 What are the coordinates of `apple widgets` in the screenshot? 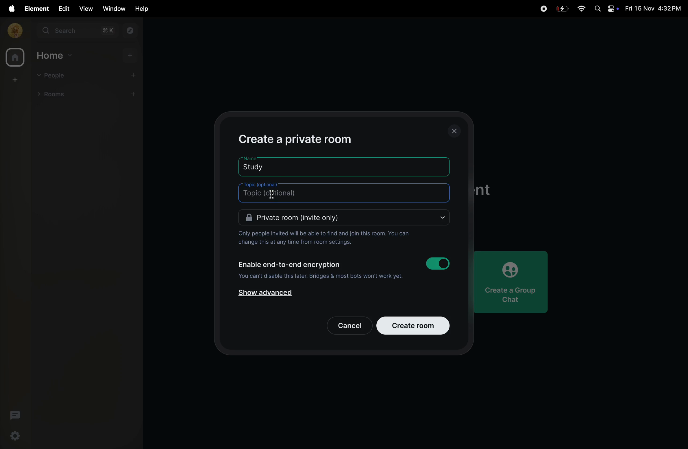 It's located at (605, 9).